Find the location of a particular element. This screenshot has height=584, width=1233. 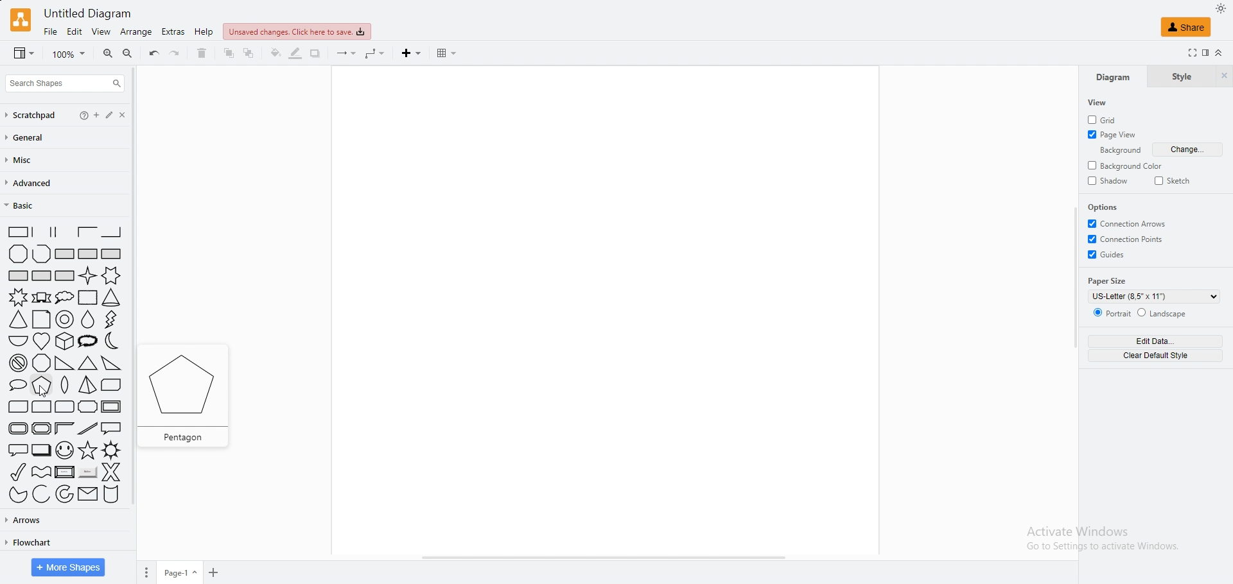

help is located at coordinates (204, 32).